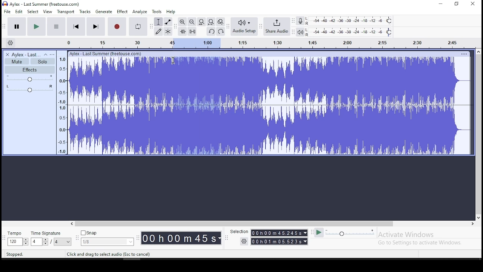  Describe the element at coordinates (19, 12) in the screenshot. I see `edit` at that location.